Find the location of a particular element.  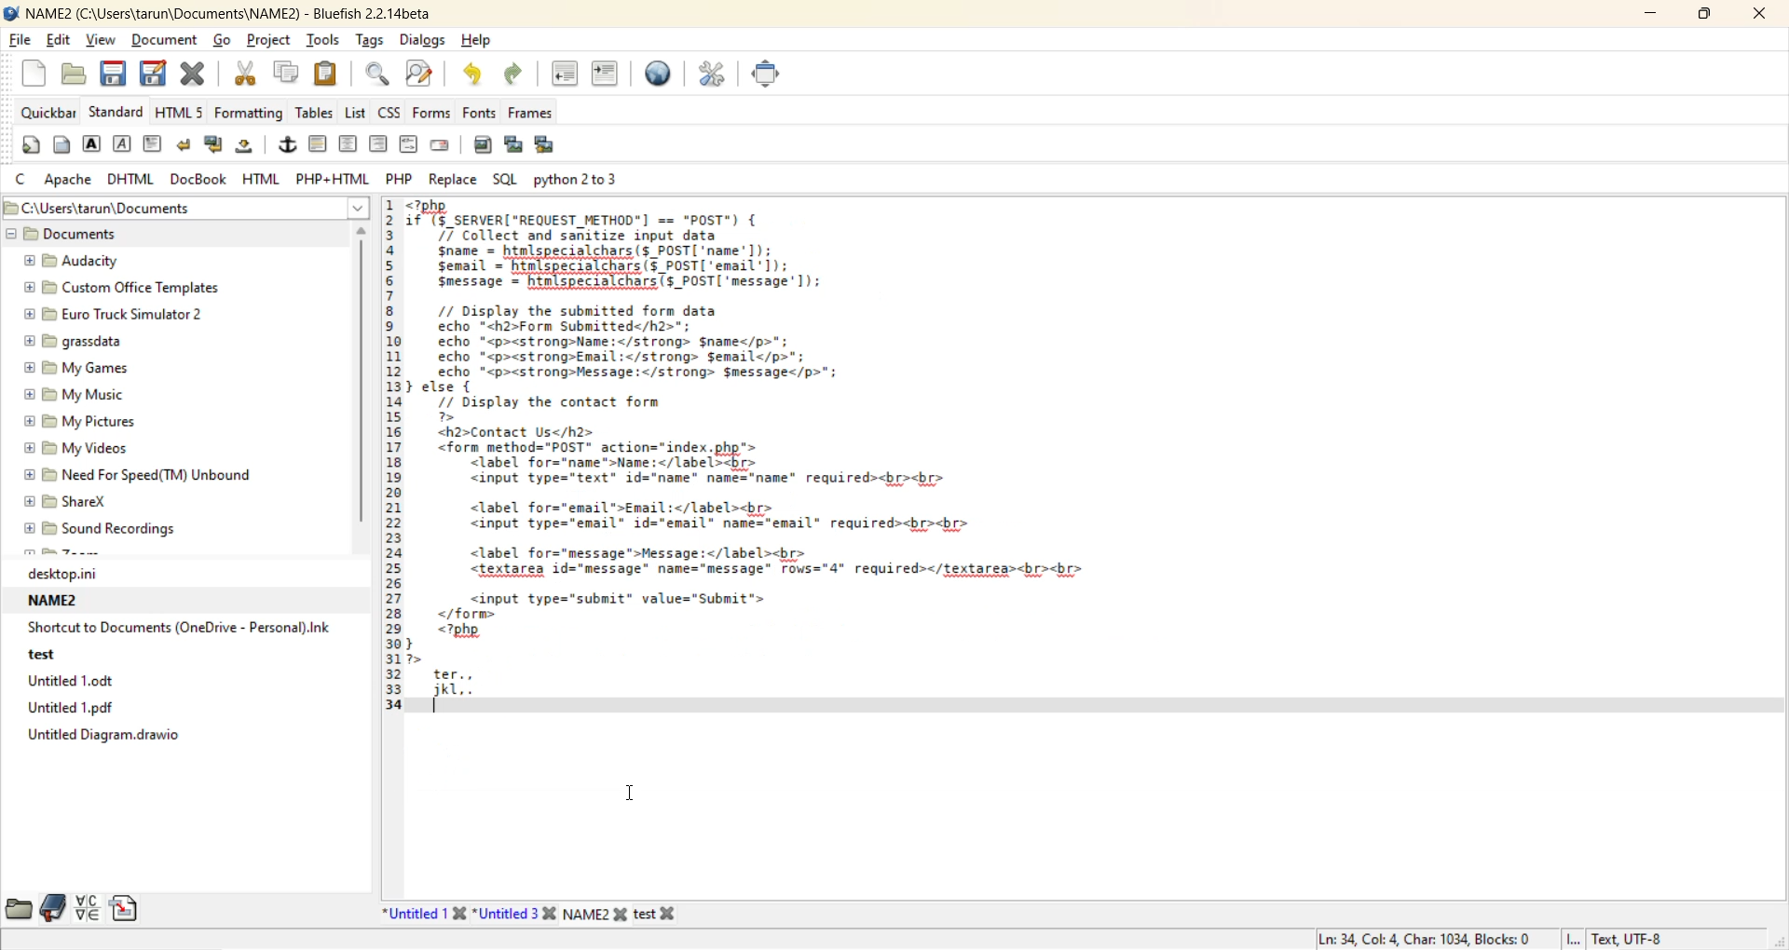

preview in browser is located at coordinates (659, 74).